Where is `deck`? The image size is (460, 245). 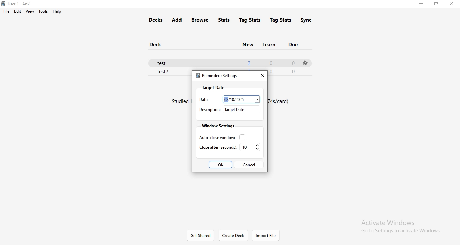
deck is located at coordinates (157, 45).